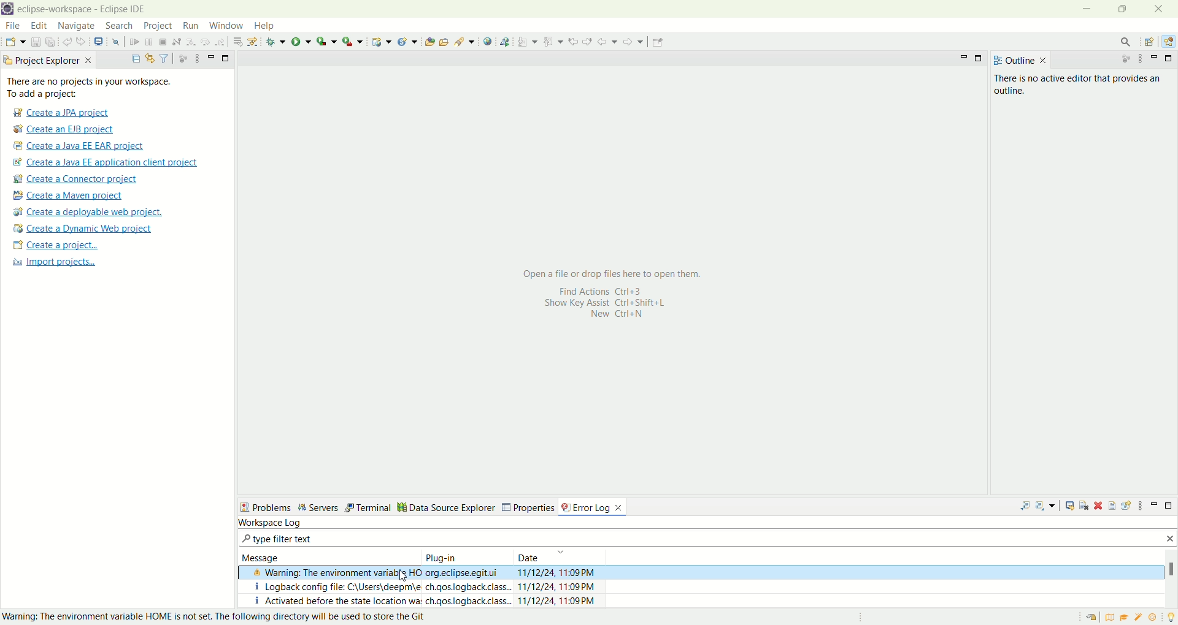 The image size is (1178, 625). I want to click on vertical scroll bar, so click(1171, 577).